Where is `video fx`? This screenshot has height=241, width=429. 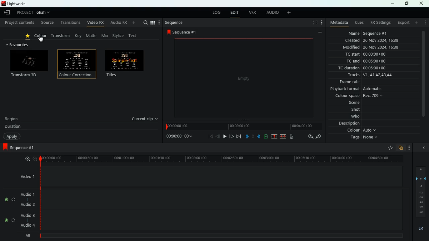
video fx is located at coordinates (96, 23).